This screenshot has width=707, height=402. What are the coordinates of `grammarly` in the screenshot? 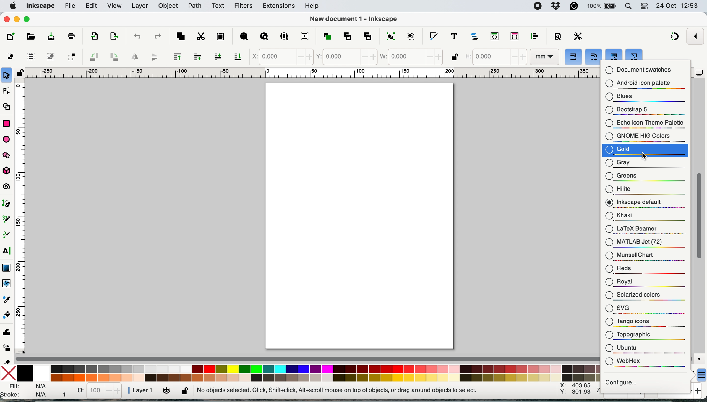 It's located at (573, 7).